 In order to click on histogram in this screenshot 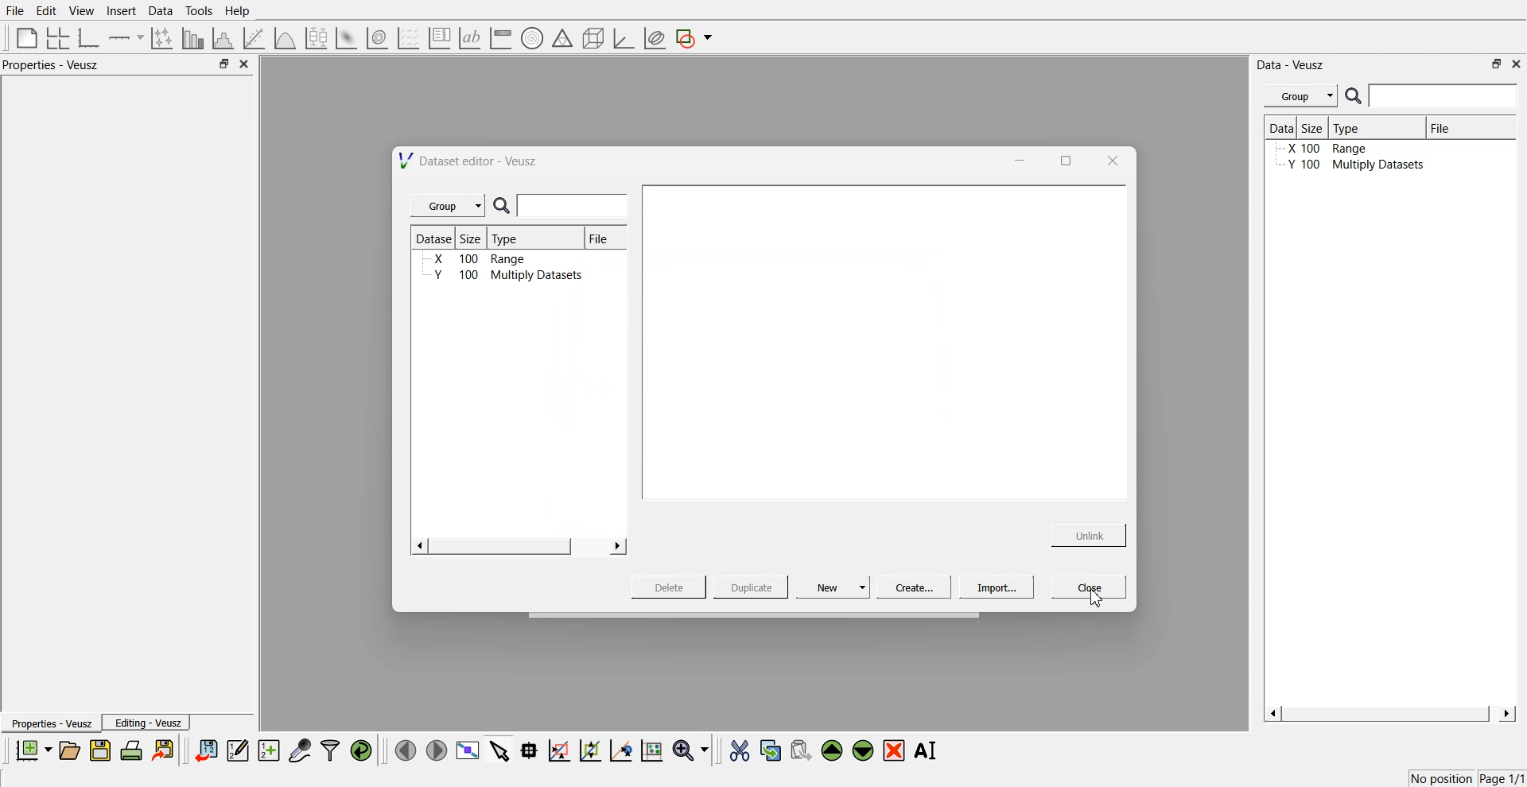, I will do `click(226, 37)`.